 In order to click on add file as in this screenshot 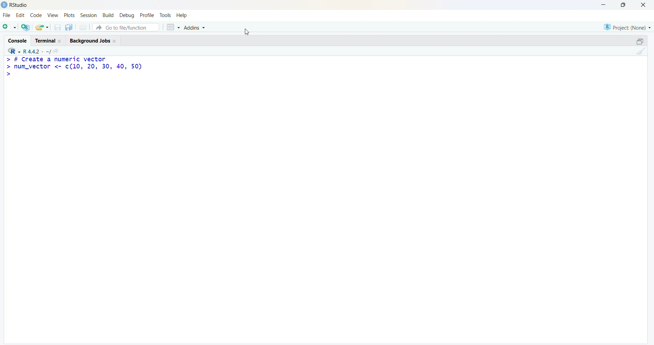, I will do `click(10, 27)`.